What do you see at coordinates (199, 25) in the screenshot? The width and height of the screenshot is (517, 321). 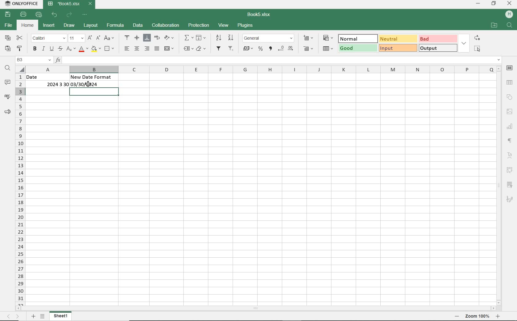 I see `PROTECTION` at bounding box center [199, 25].